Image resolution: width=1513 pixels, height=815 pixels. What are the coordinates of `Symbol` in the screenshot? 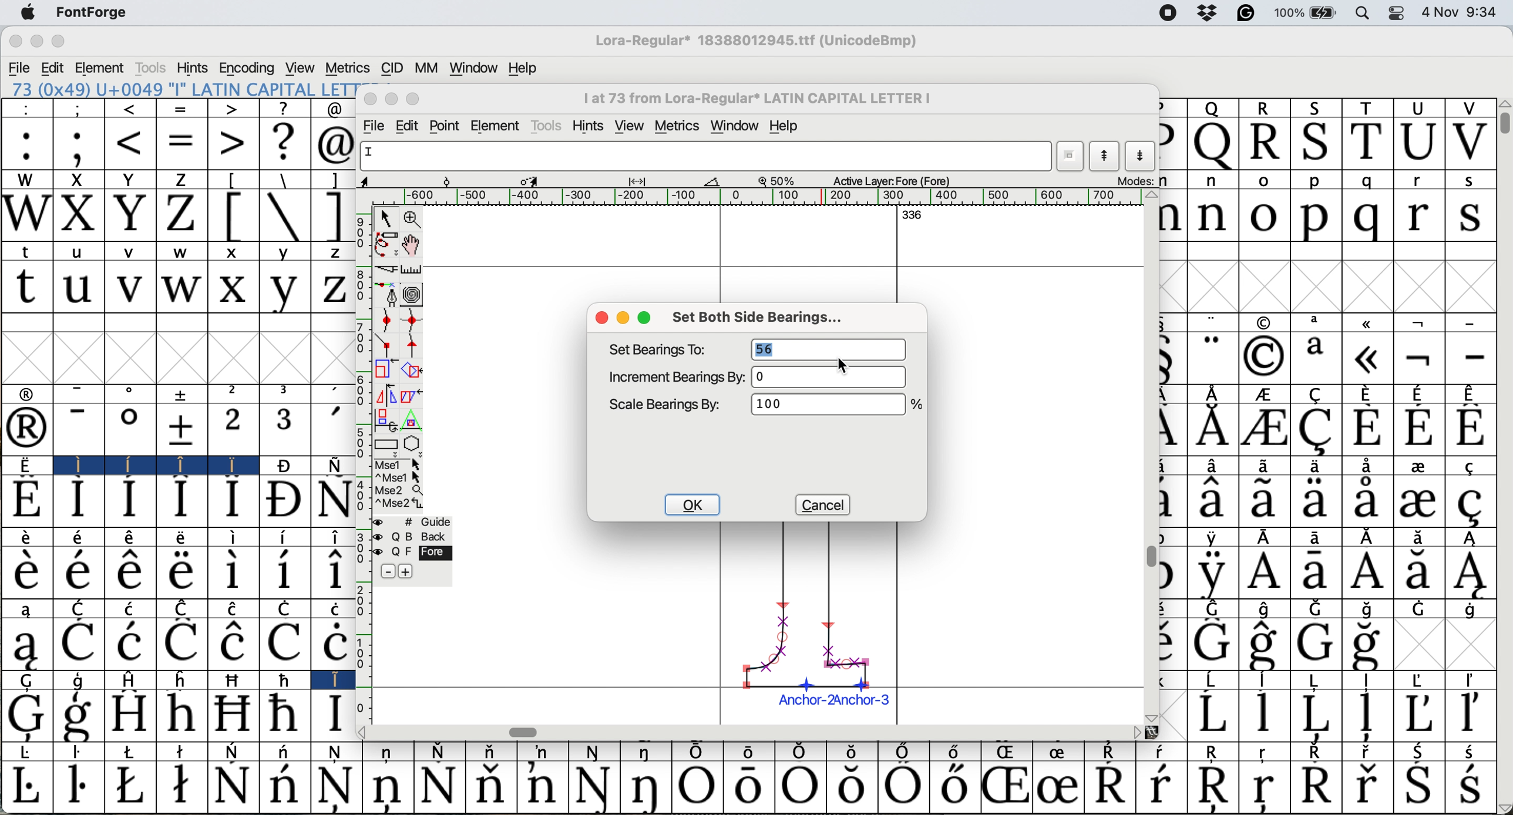 It's located at (283, 466).